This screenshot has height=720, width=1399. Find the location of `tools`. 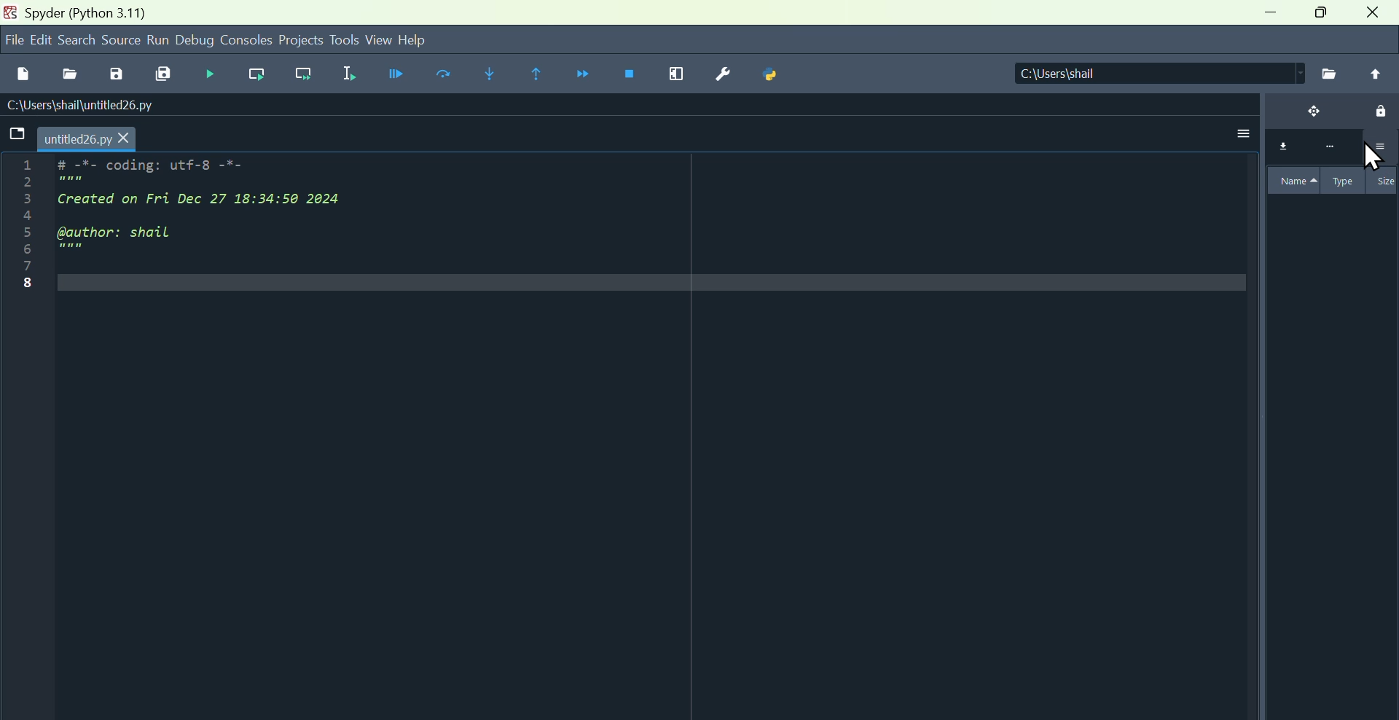

tools is located at coordinates (345, 39).